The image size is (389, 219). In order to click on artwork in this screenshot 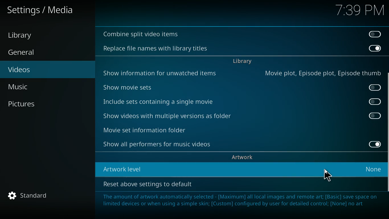, I will do `click(243, 157)`.